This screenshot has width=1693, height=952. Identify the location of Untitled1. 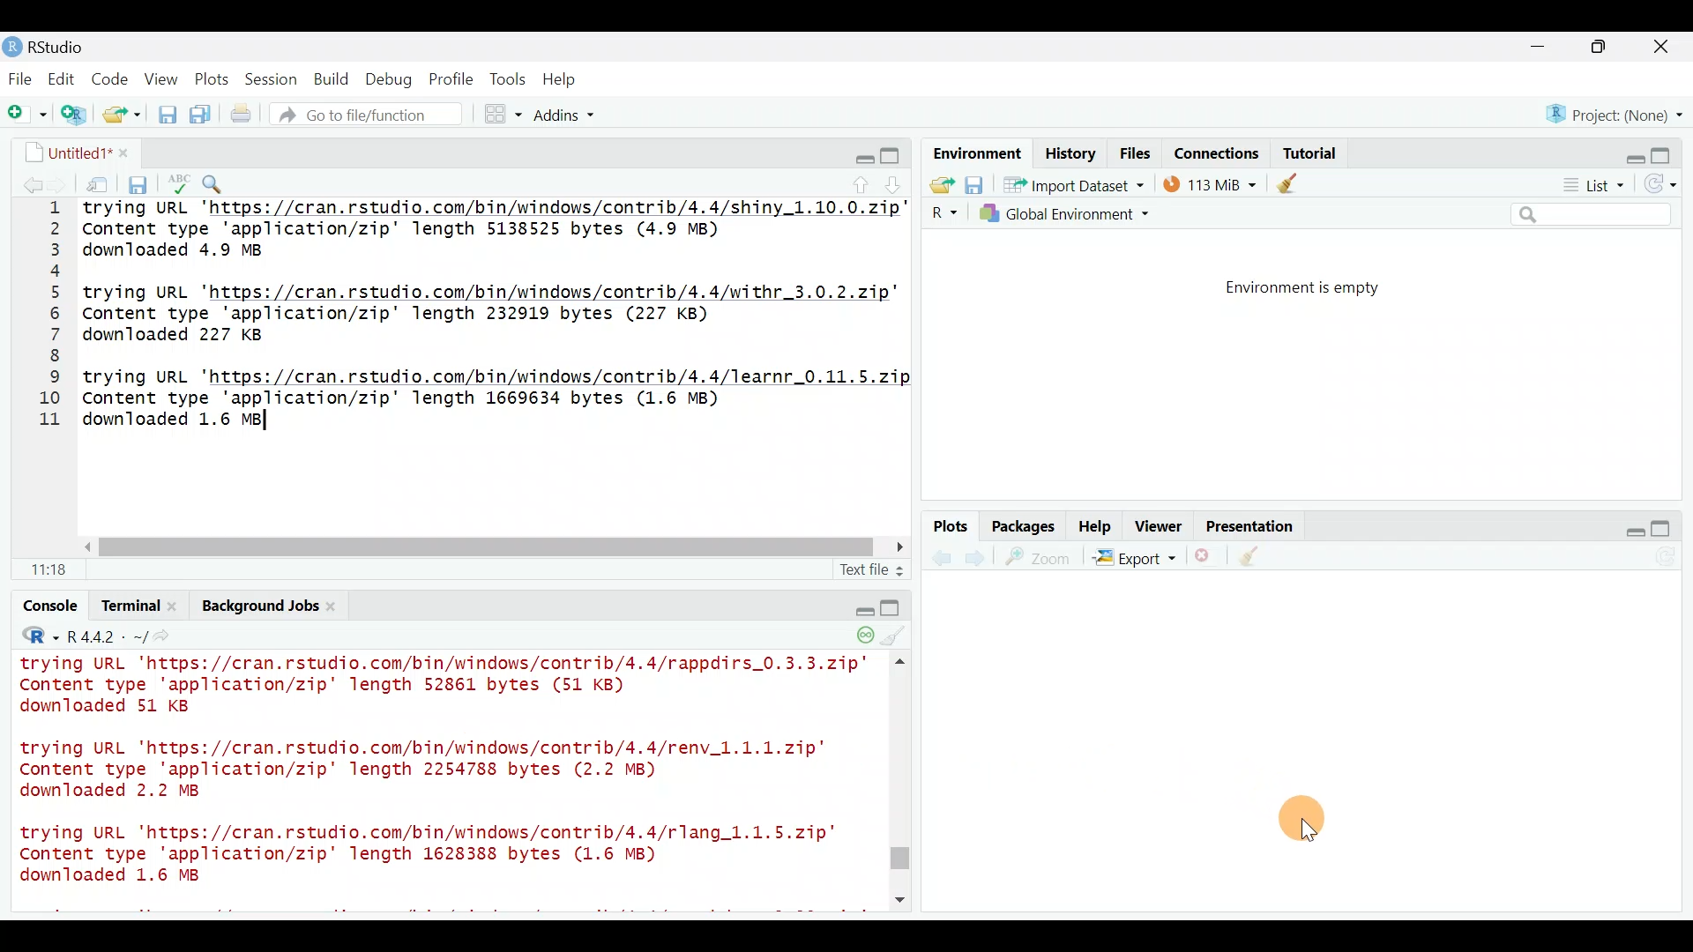
(72, 152).